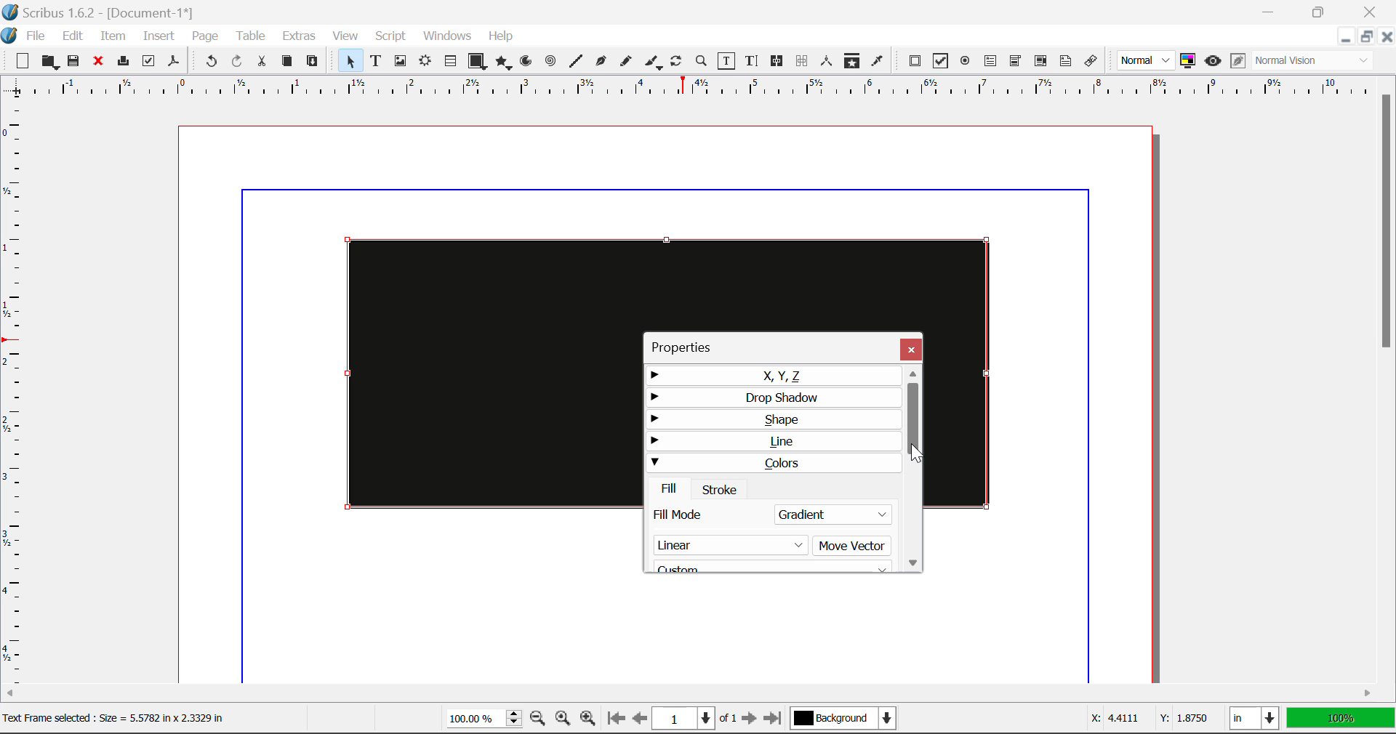 The width and height of the screenshot is (1396, 734). I want to click on PDF Text Fields, so click(990, 61).